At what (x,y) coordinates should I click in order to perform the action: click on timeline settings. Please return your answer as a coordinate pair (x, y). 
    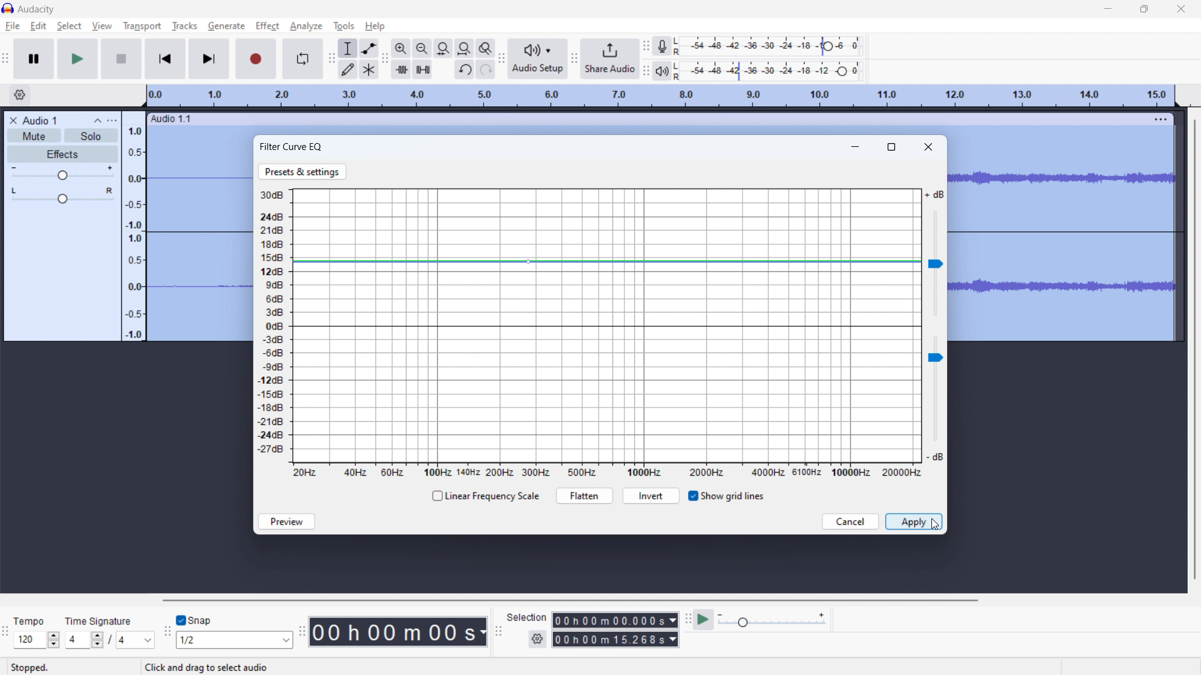
    Looking at the image, I should click on (20, 95).